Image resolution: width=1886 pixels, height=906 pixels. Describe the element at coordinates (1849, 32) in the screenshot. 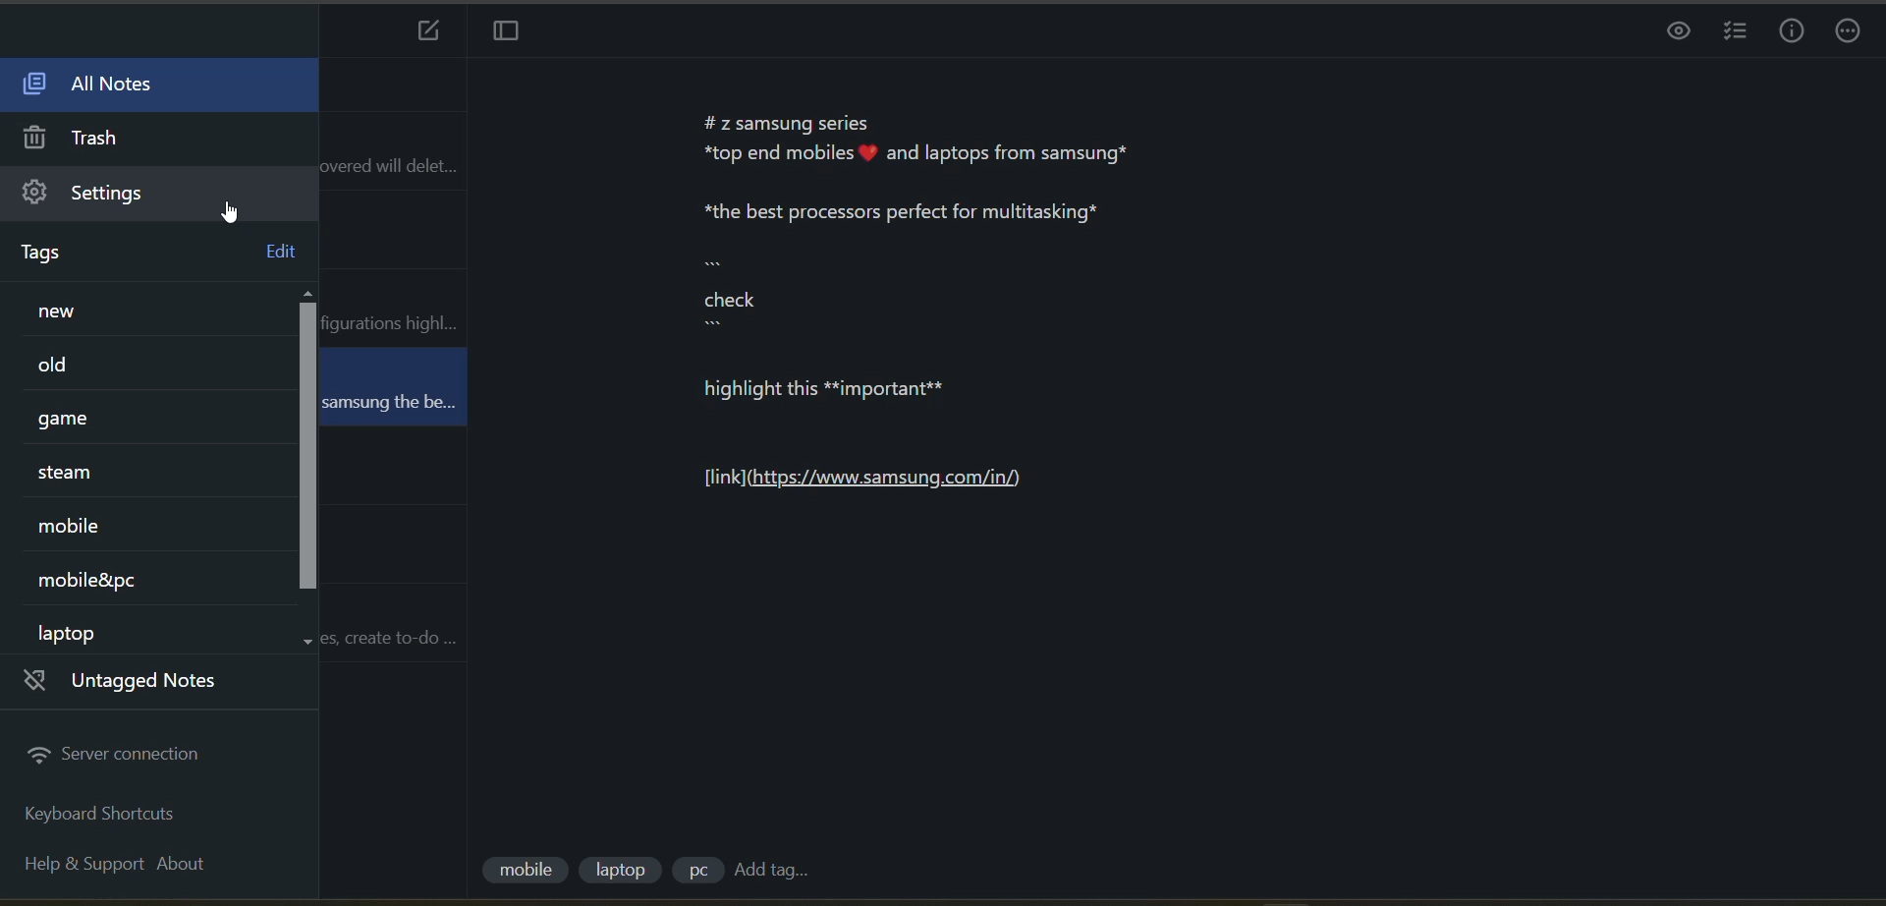

I see `actions` at that location.